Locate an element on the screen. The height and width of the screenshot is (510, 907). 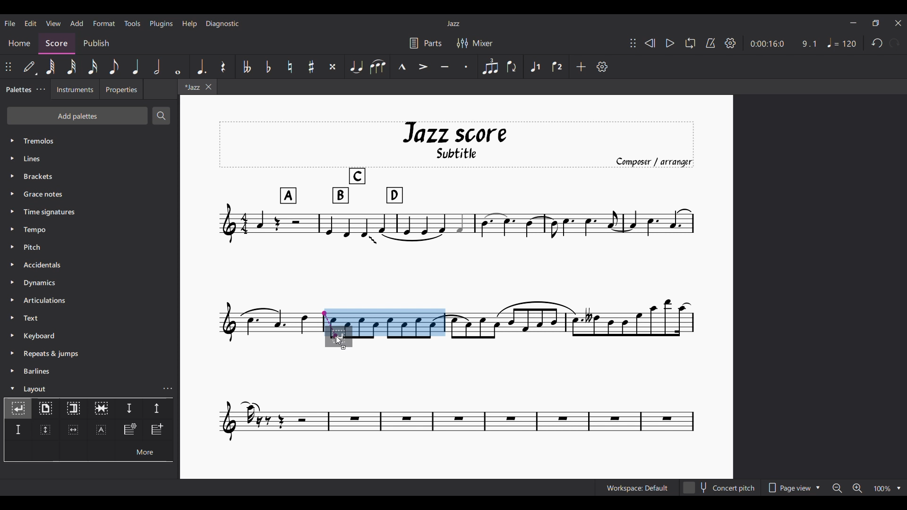
Redo is located at coordinates (894, 42).